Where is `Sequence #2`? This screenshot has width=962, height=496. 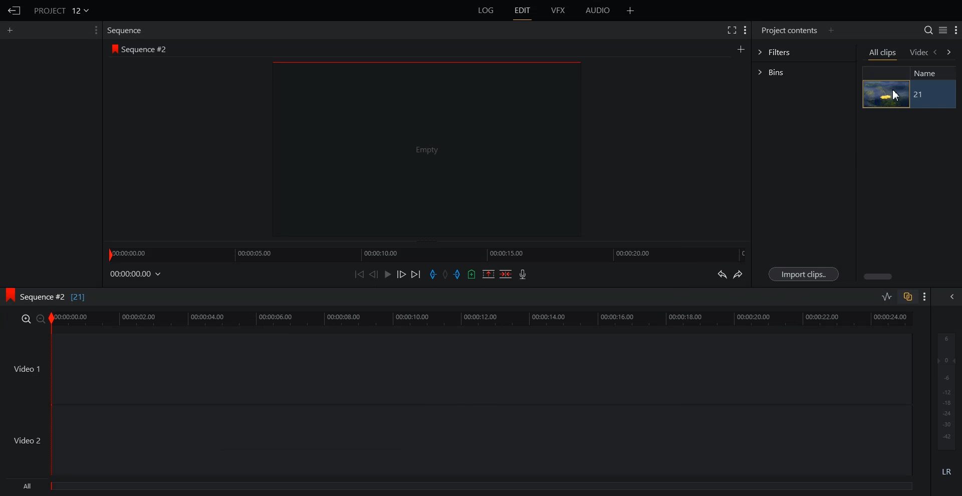
Sequence #2 is located at coordinates (147, 49).